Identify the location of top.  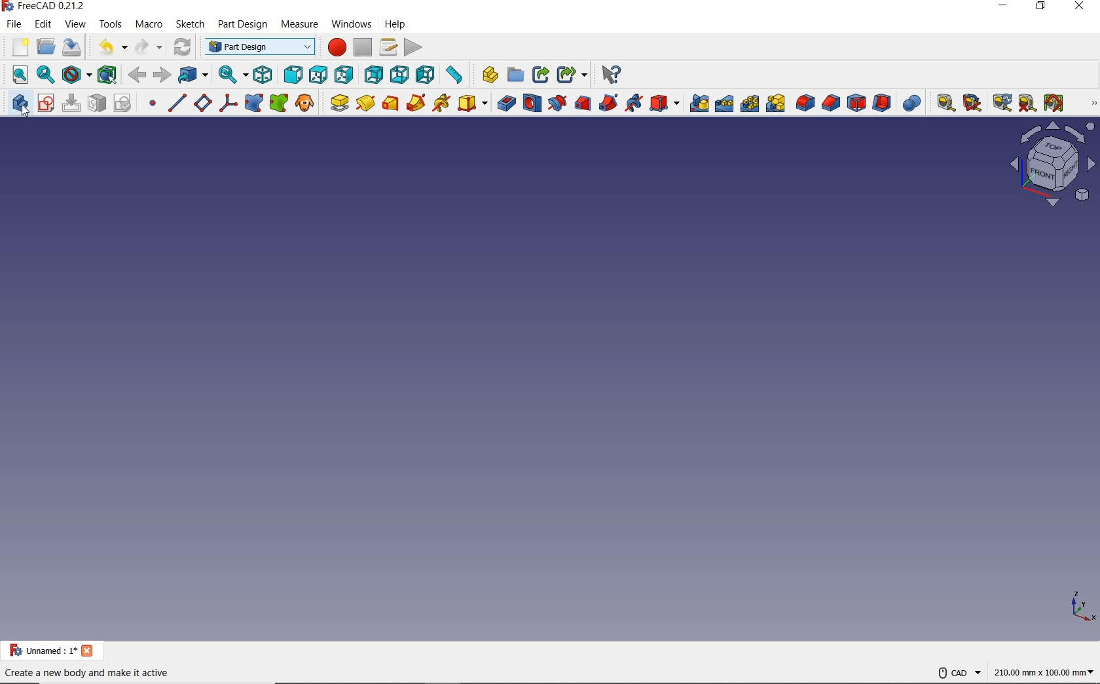
(316, 75).